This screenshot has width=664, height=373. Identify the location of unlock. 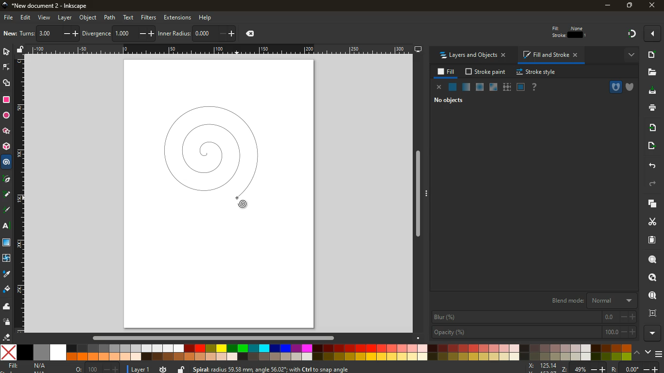
(18, 51).